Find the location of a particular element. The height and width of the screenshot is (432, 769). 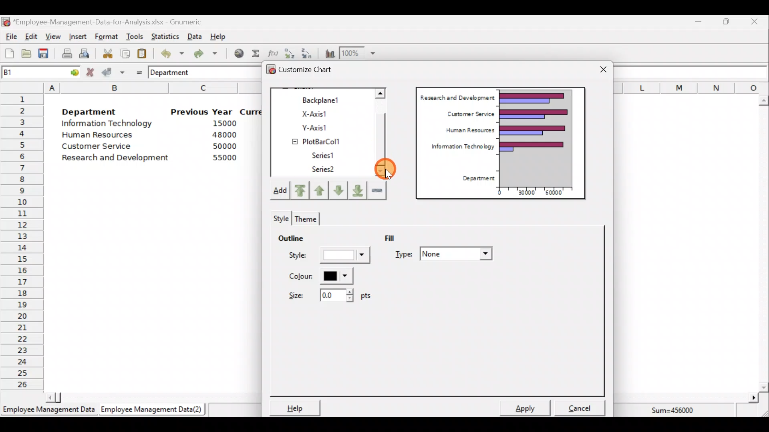

Data is located at coordinates (195, 36).